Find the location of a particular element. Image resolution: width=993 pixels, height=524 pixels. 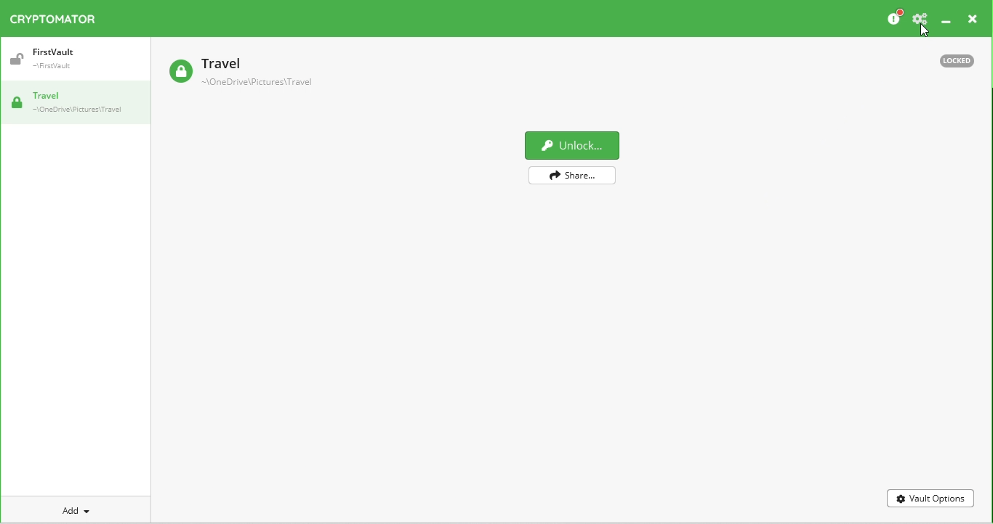

Travel is located at coordinates (246, 73).